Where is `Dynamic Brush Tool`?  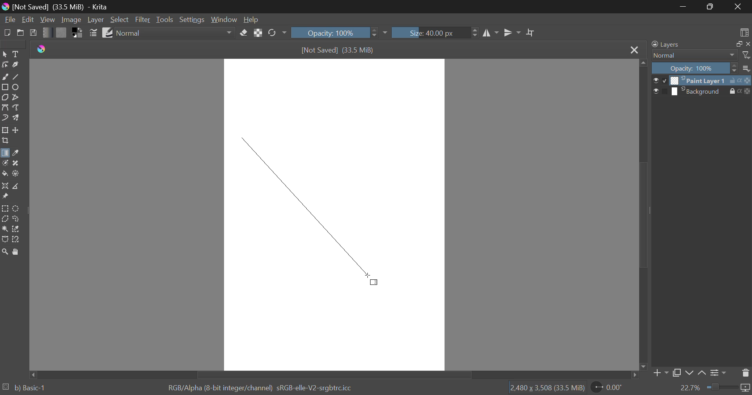 Dynamic Brush Tool is located at coordinates (5, 118).